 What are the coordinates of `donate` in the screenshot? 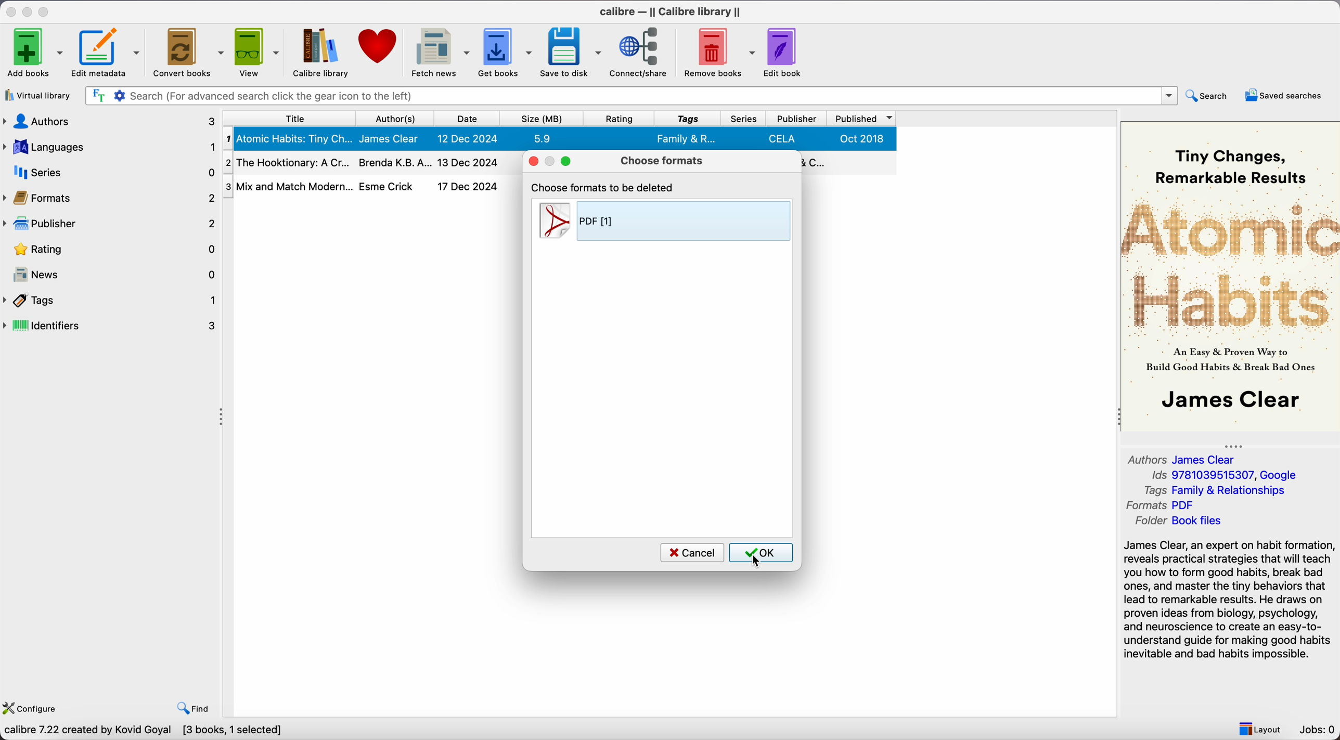 It's located at (379, 45).